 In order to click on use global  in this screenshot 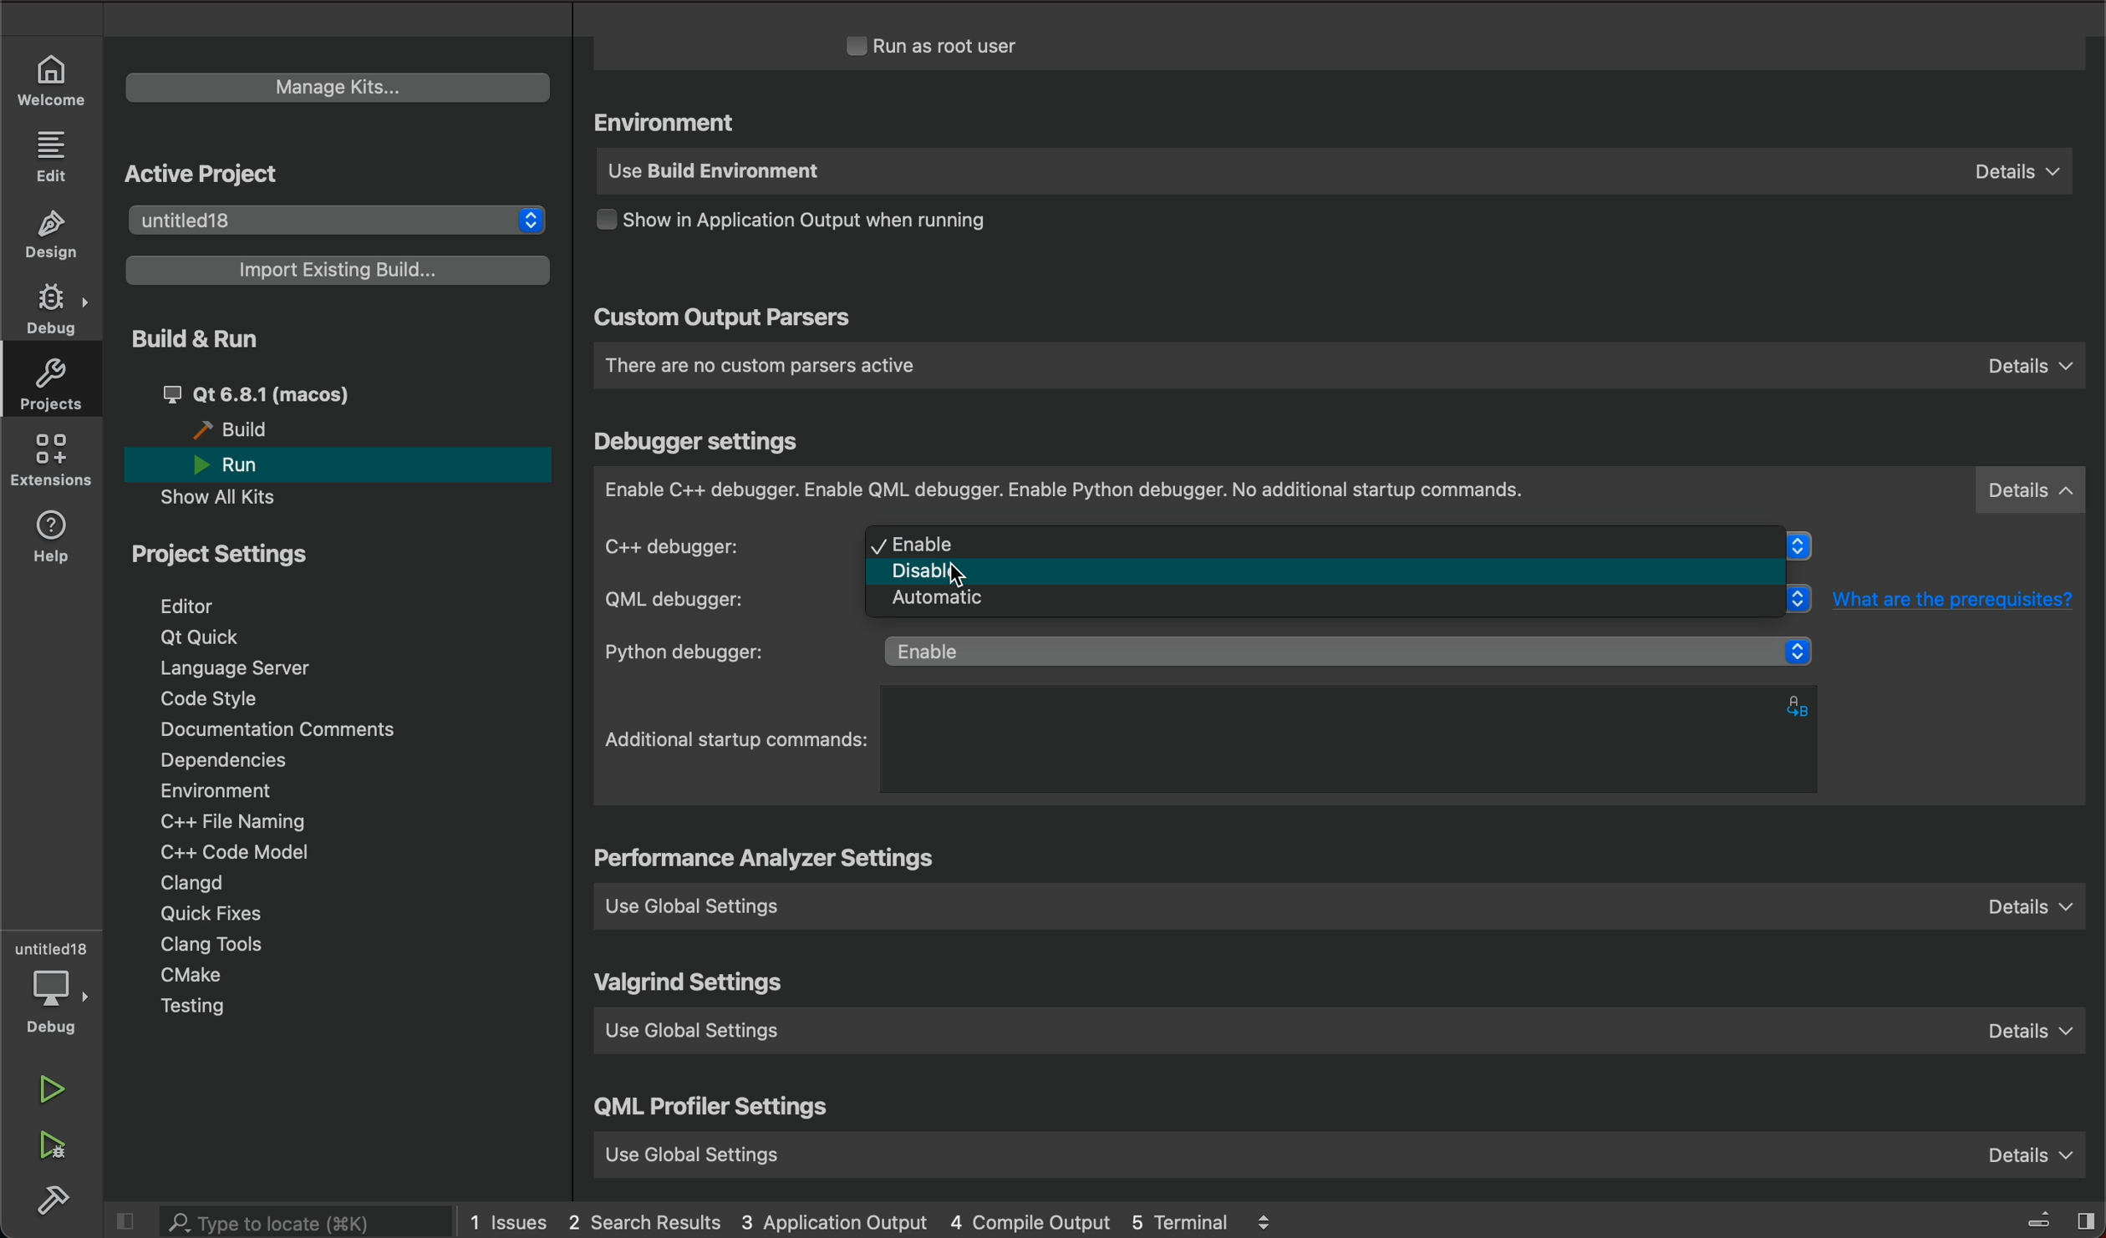, I will do `click(1351, 905)`.